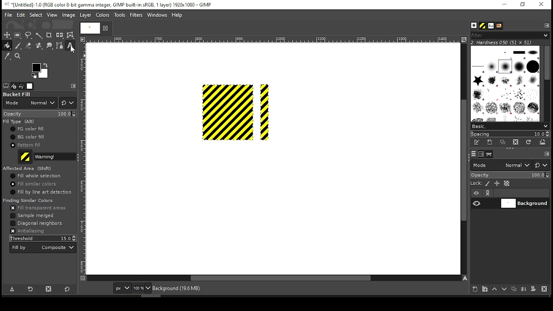 The image size is (553, 311). I want to click on scroll bar, so click(274, 279).